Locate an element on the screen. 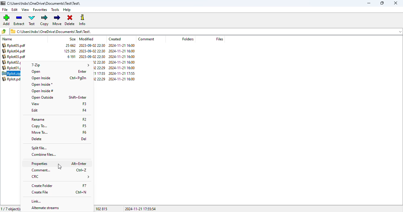 This screenshot has width=403, height=212. CRC is located at coordinates (60, 177).